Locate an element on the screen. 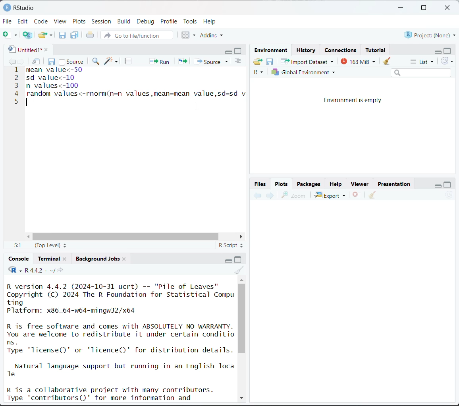 This screenshot has width=459, height=406. find/replace is located at coordinates (96, 62).